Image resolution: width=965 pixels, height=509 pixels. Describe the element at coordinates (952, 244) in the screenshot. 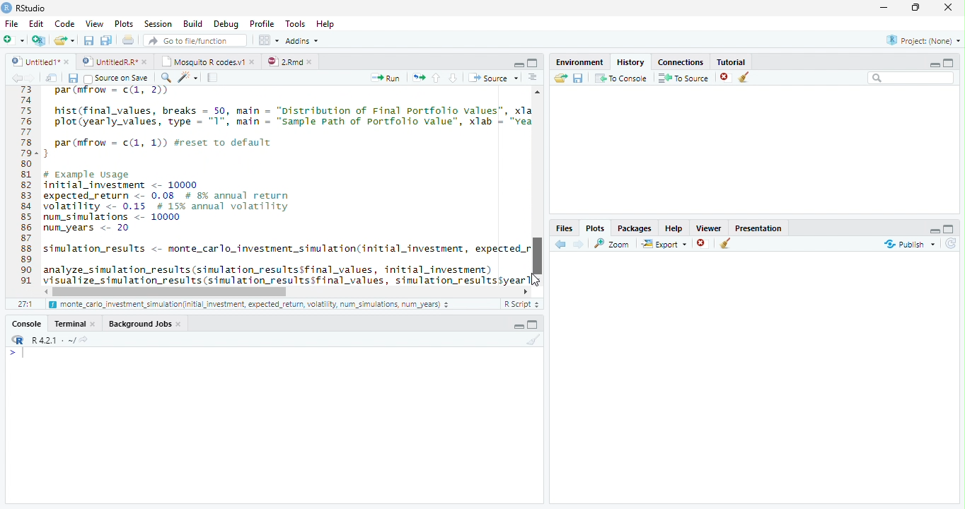

I see `Refresh List` at that location.